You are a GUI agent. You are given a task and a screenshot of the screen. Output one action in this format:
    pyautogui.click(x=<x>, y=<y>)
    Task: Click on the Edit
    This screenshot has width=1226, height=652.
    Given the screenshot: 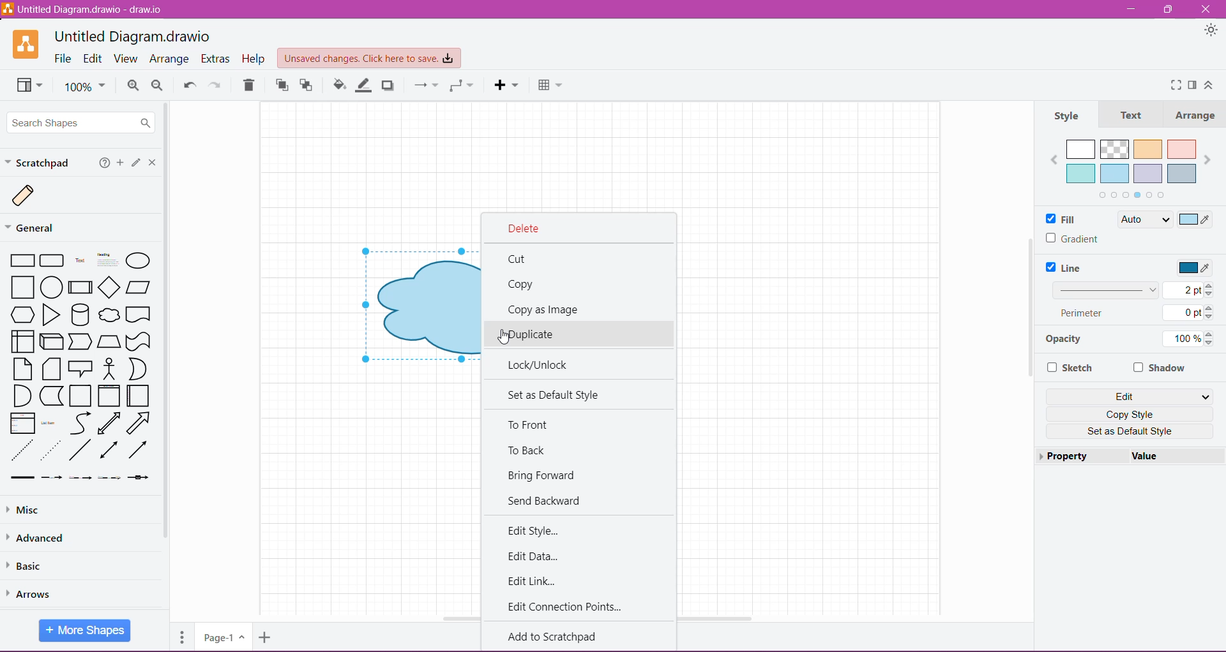 What is the action you would take?
    pyautogui.click(x=1130, y=396)
    